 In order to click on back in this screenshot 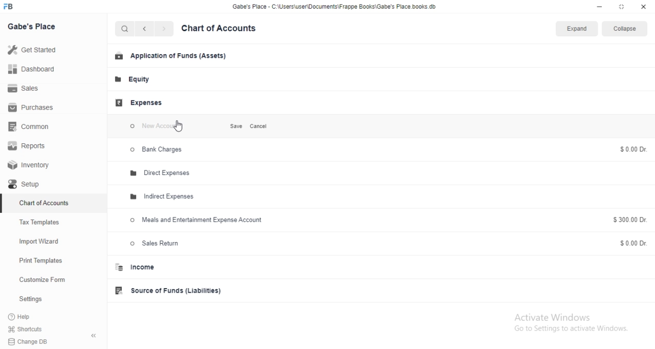, I will do `click(147, 30)`.